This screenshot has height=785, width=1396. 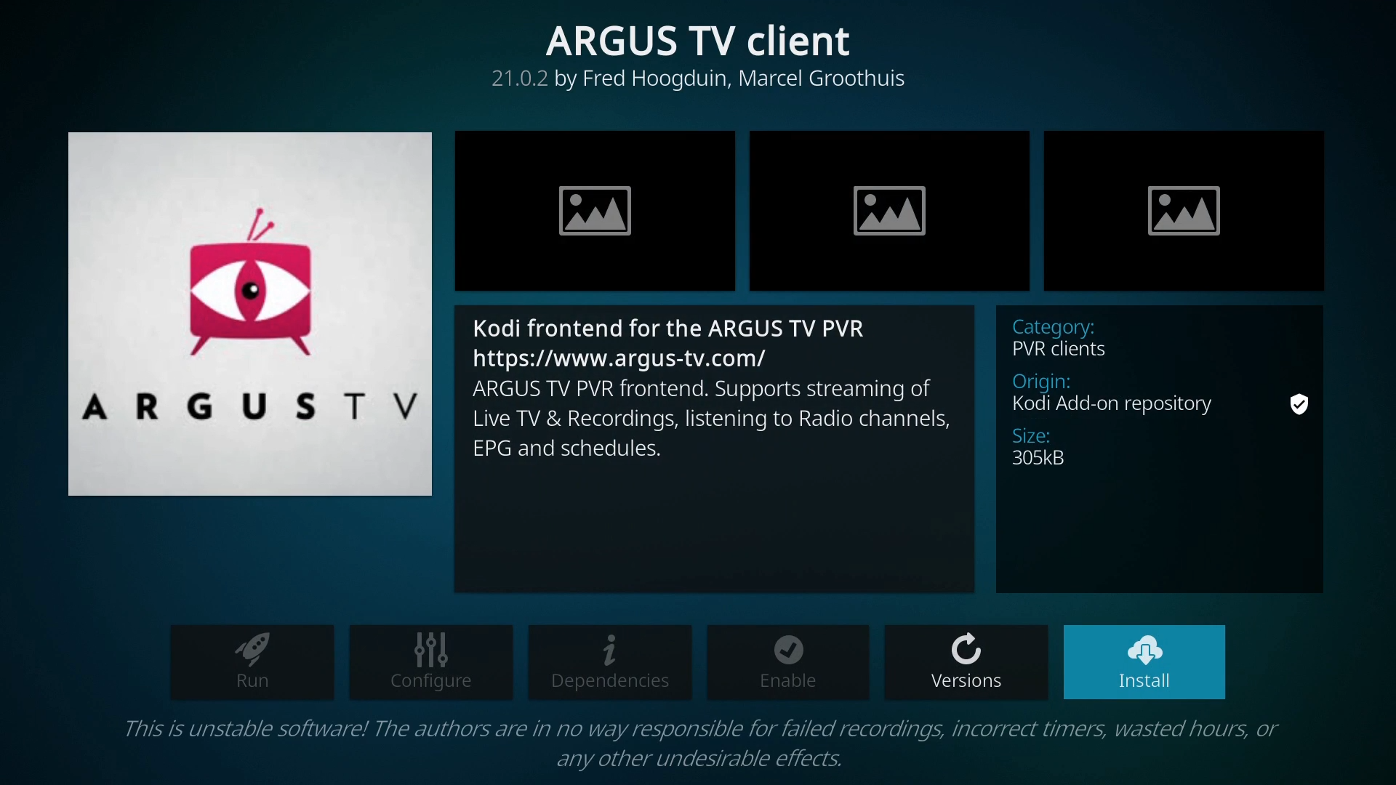 What do you see at coordinates (593, 212) in the screenshot?
I see `insert image` at bounding box center [593, 212].